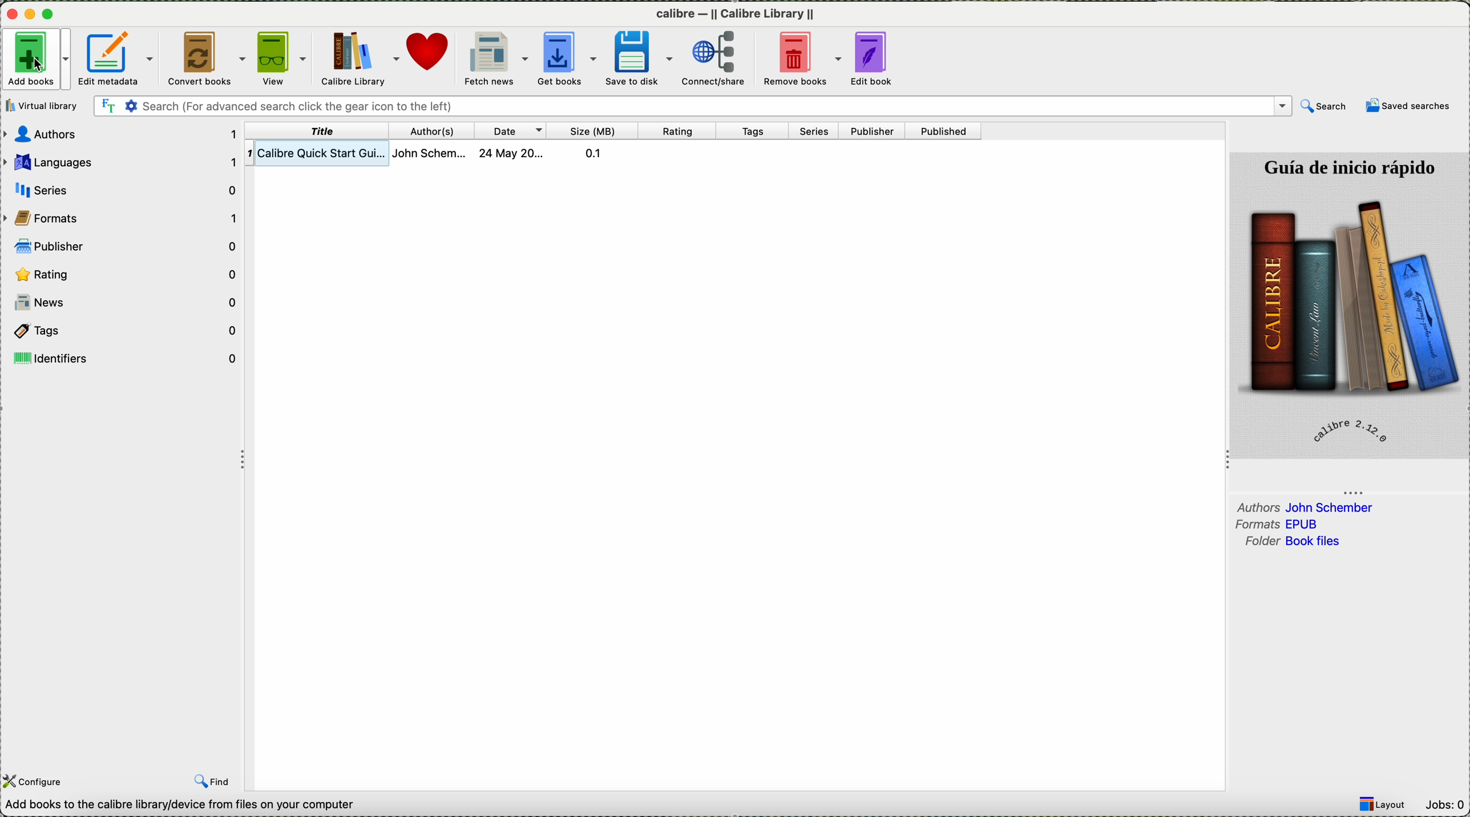 Image resolution: width=1470 pixels, height=817 pixels. Describe the element at coordinates (755, 131) in the screenshot. I see `tags` at that location.